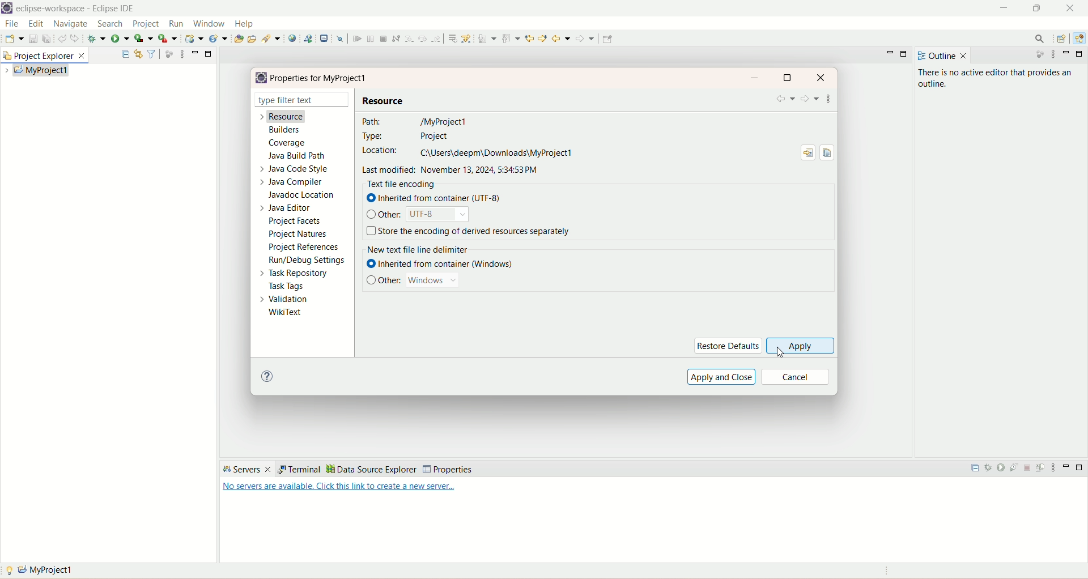 The width and height of the screenshot is (1088, 579). What do you see at coordinates (11, 24) in the screenshot?
I see `file` at bounding box center [11, 24].